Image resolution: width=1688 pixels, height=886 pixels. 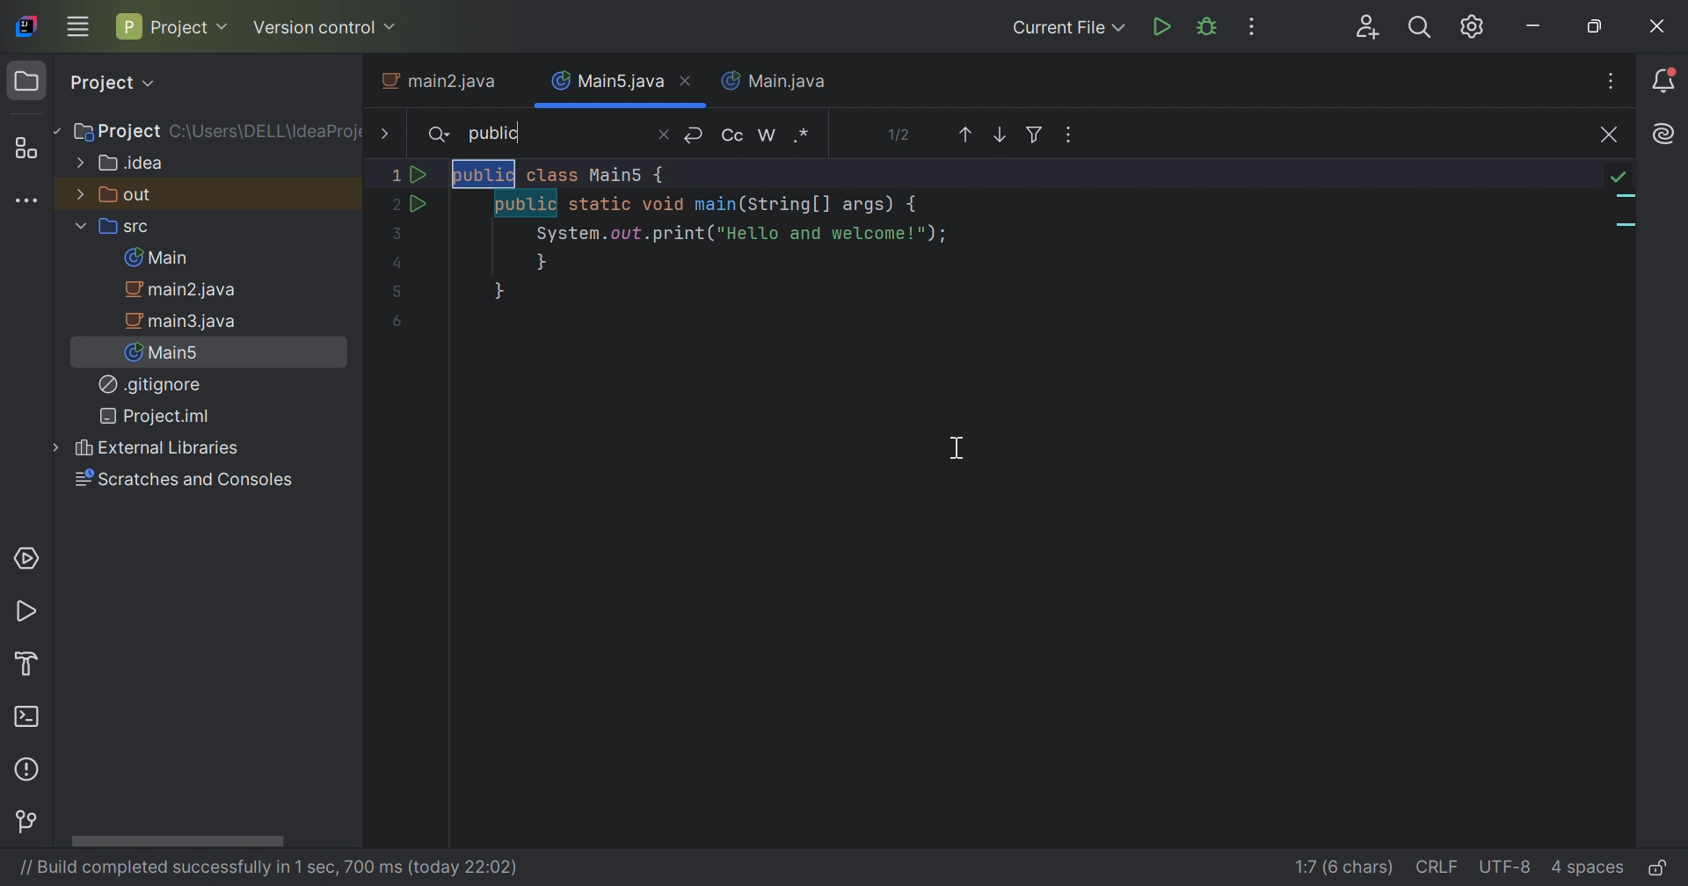 I want to click on Terminal, so click(x=30, y=720).